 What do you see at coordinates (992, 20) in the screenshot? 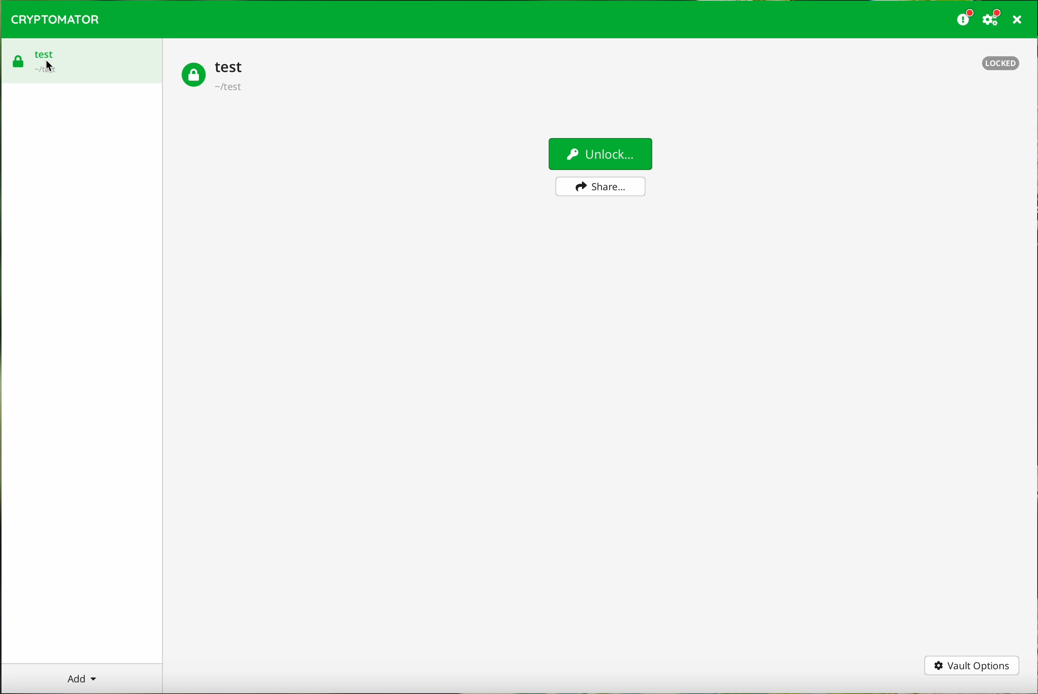
I see `settings` at bounding box center [992, 20].